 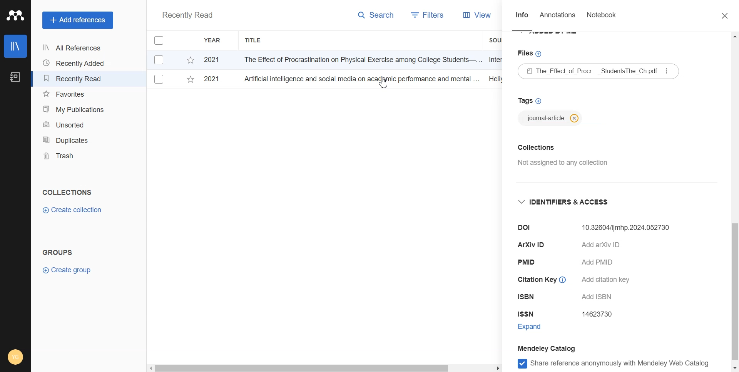 What do you see at coordinates (159, 79) in the screenshot?
I see `Checkbox` at bounding box center [159, 79].